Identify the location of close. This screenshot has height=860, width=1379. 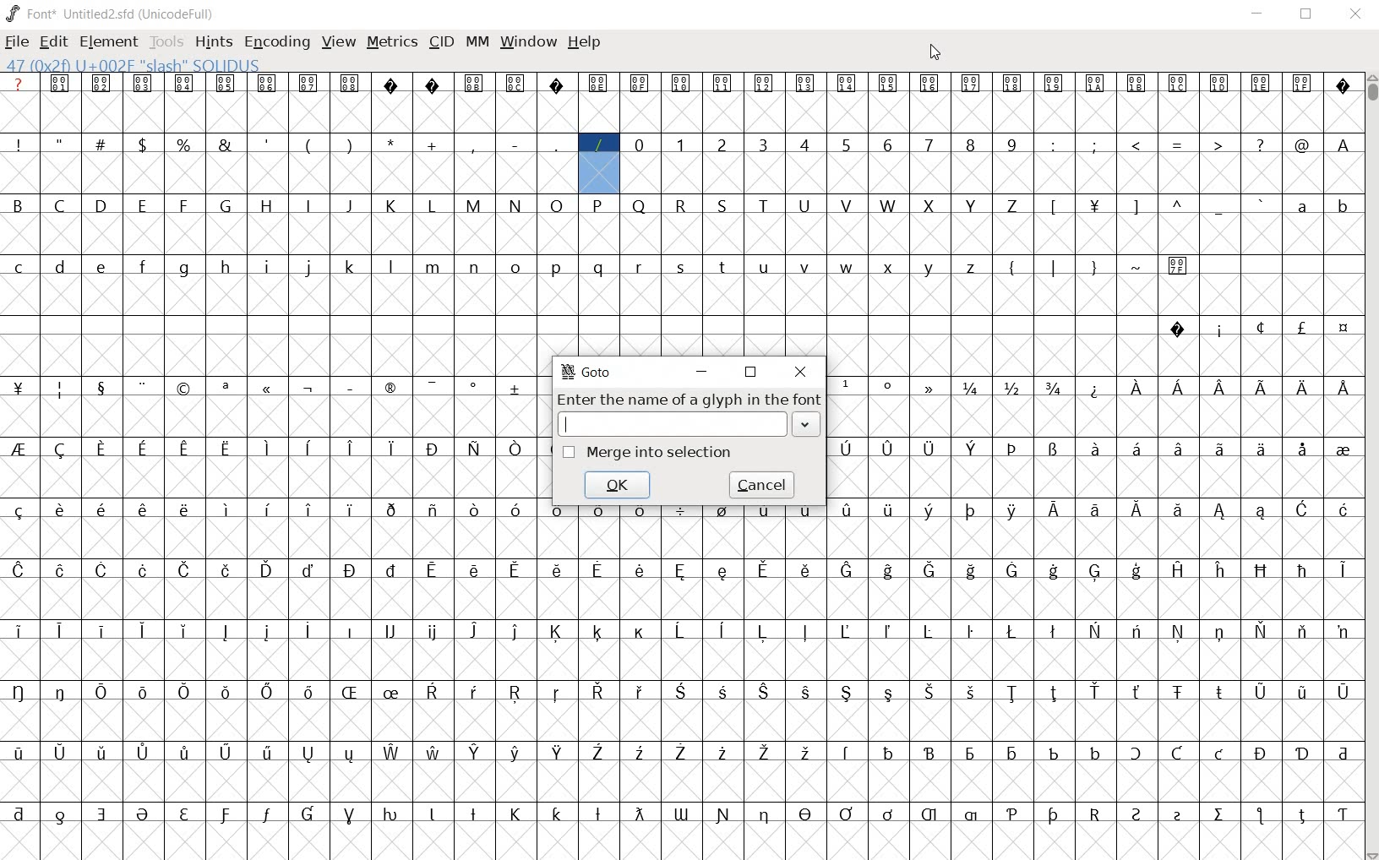
(799, 373).